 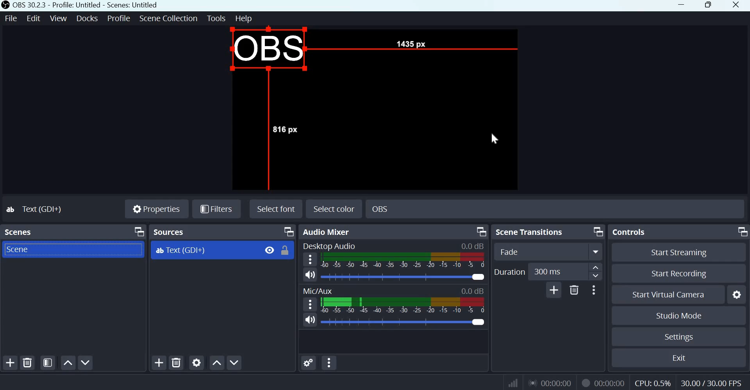 What do you see at coordinates (268, 51) in the screenshot?
I see `OBS` at bounding box center [268, 51].